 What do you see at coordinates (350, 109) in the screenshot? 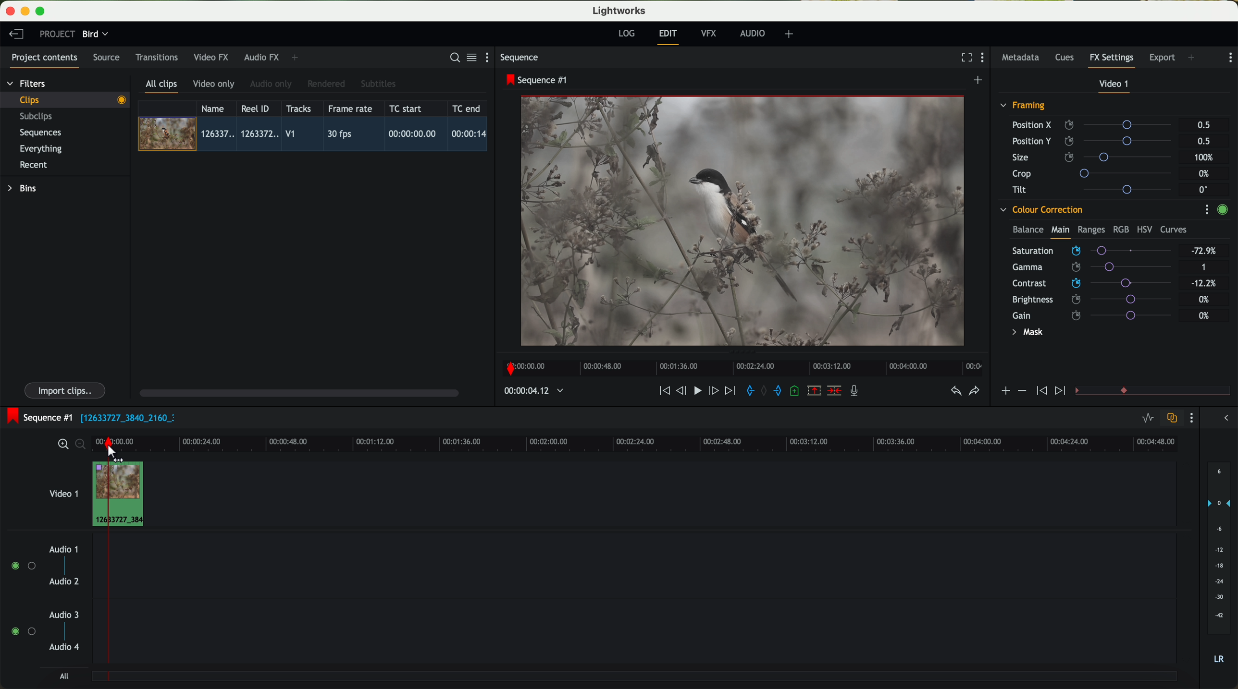
I see `frame rate` at bounding box center [350, 109].